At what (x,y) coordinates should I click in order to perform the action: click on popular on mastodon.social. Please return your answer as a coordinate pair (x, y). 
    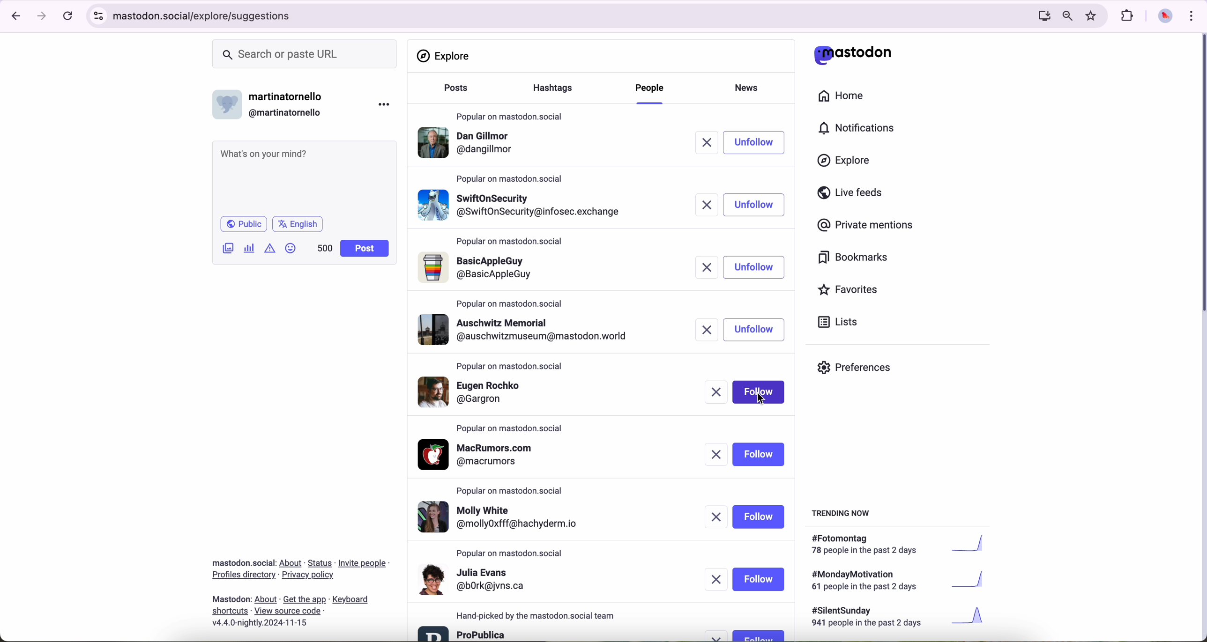
    Looking at the image, I should click on (508, 364).